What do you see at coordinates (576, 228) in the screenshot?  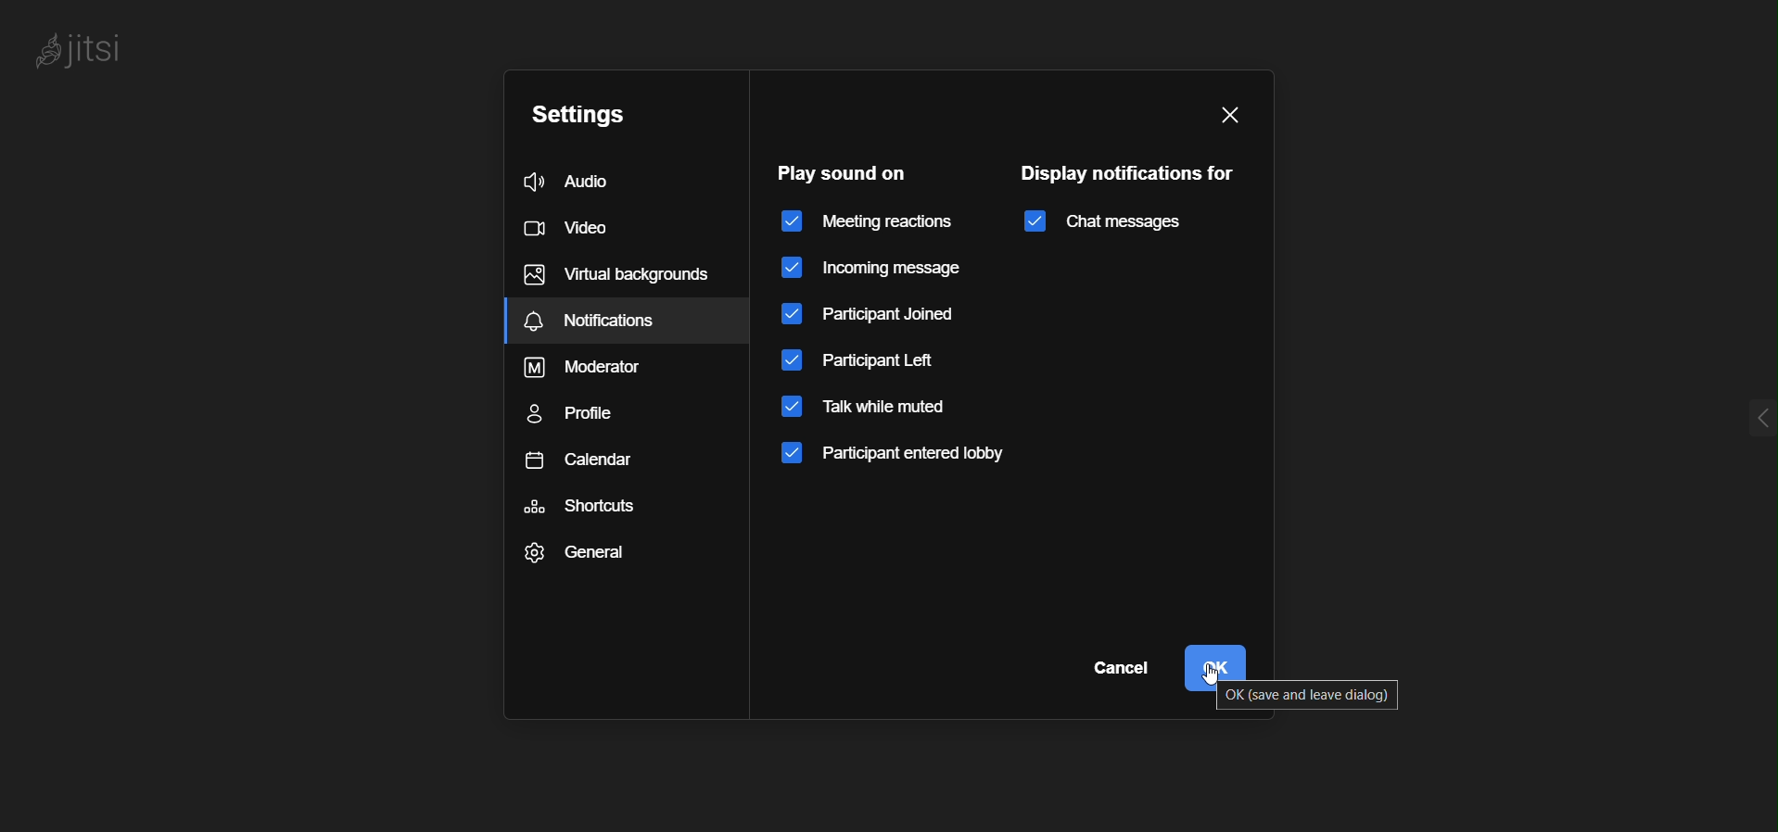 I see `video` at bounding box center [576, 228].